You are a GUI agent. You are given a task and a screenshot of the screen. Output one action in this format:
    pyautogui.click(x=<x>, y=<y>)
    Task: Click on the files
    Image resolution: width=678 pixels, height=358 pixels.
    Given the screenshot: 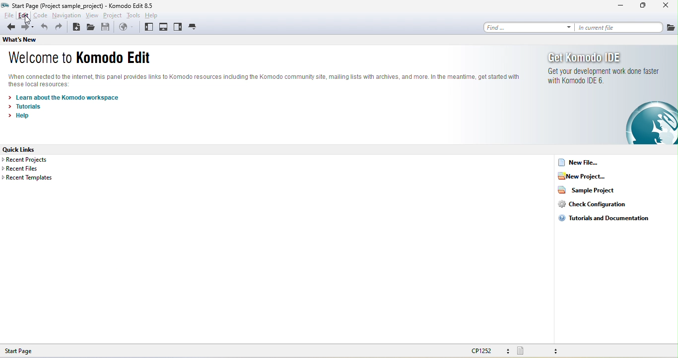 What is the action you would take?
    pyautogui.click(x=671, y=28)
    